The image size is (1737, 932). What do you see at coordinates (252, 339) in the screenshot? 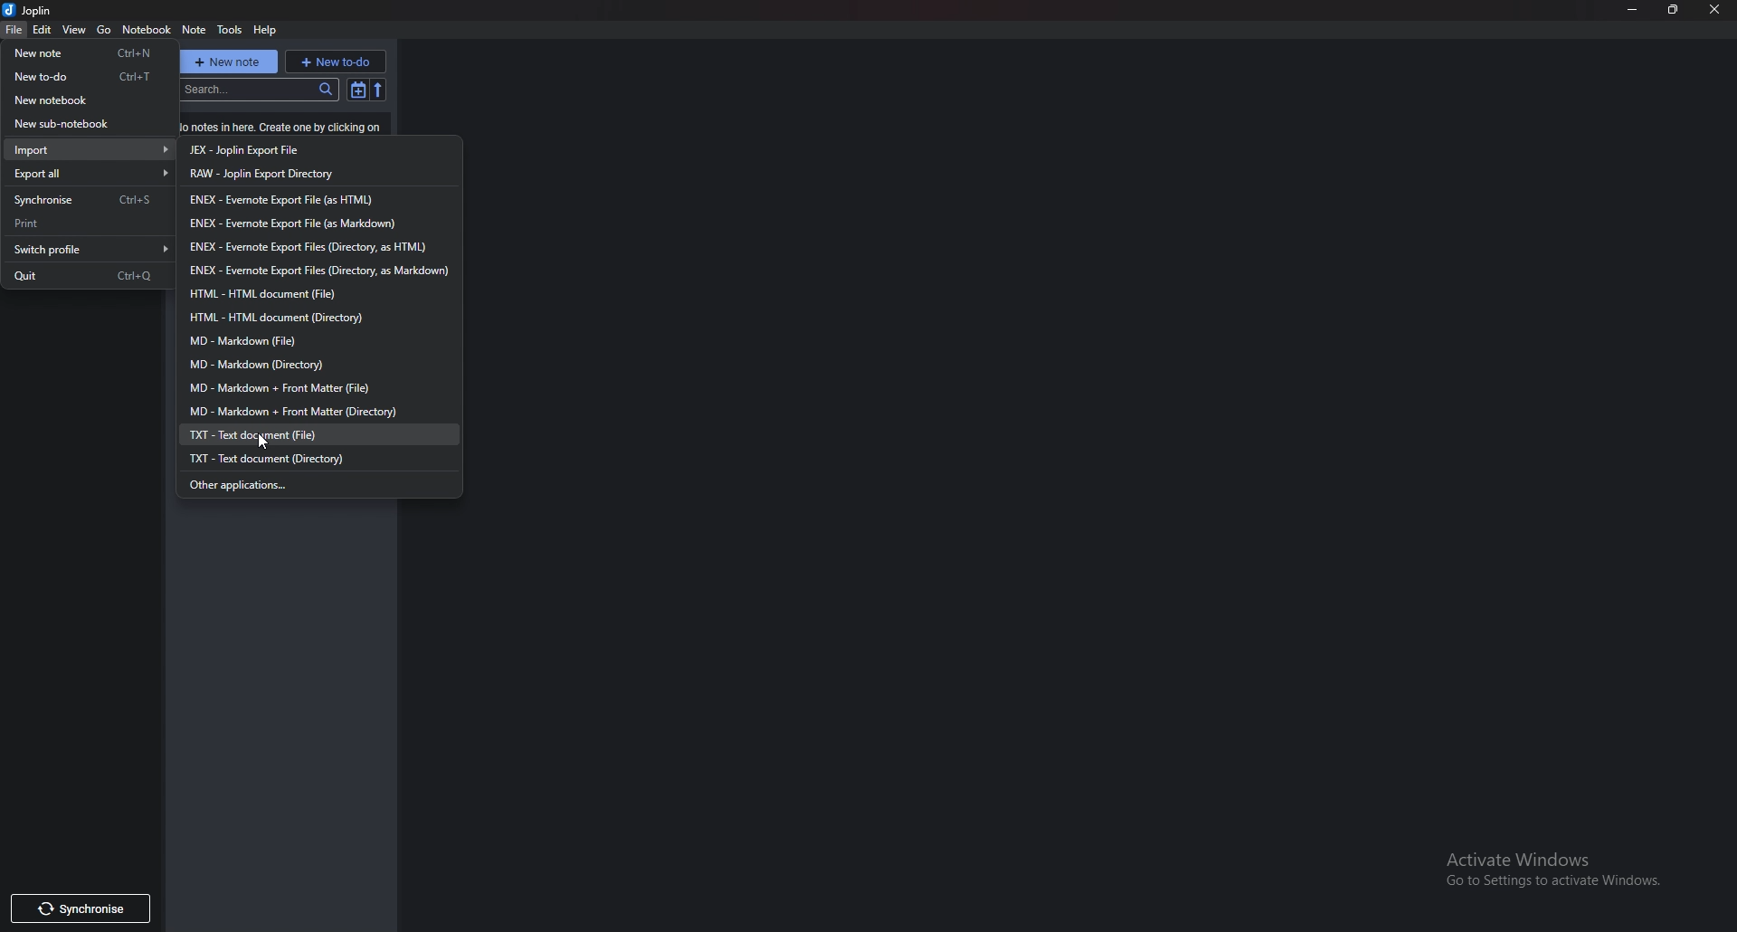
I see `markdown file` at bounding box center [252, 339].